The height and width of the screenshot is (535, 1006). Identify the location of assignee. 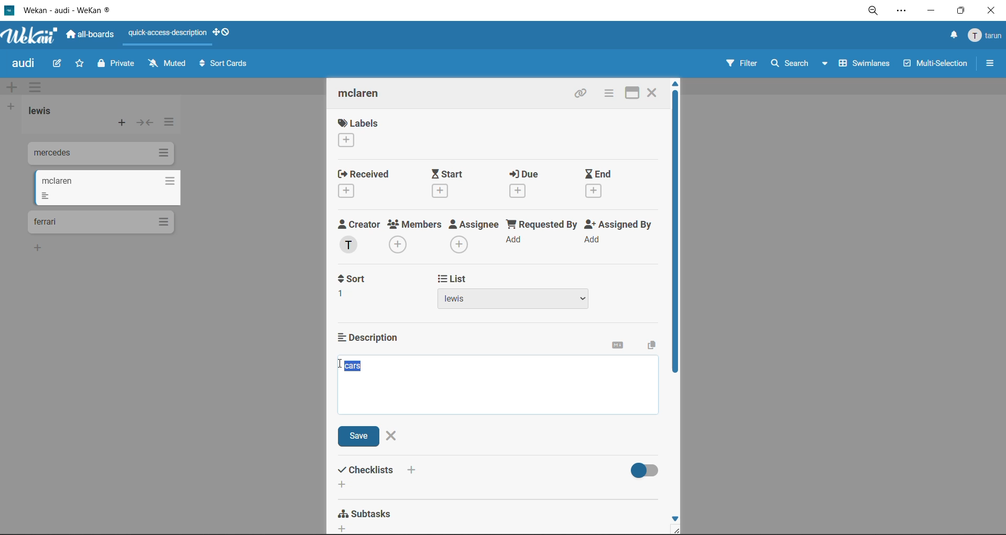
(474, 236).